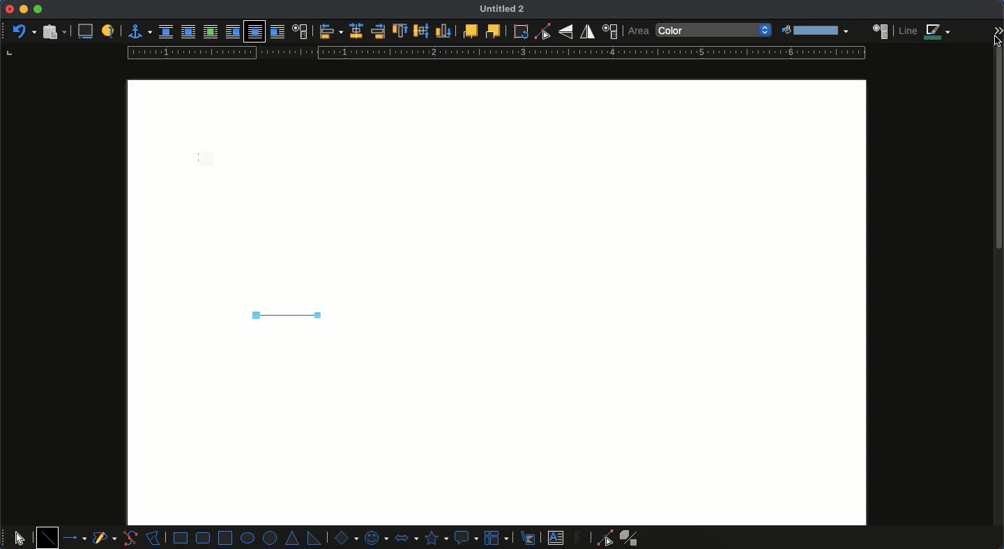 Image resolution: width=1004 pixels, height=549 pixels. I want to click on curves and polygons, so click(105, 539).